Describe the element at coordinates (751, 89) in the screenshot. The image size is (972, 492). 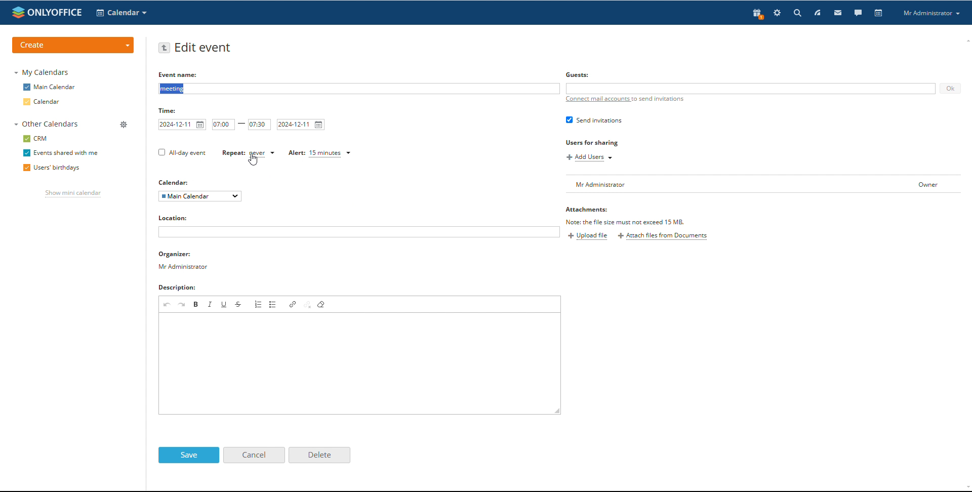
I see `add guests` at that location.